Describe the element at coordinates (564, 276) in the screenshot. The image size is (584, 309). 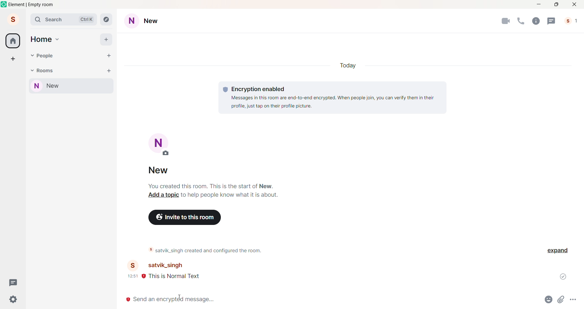
I see `Message sent` at that location.